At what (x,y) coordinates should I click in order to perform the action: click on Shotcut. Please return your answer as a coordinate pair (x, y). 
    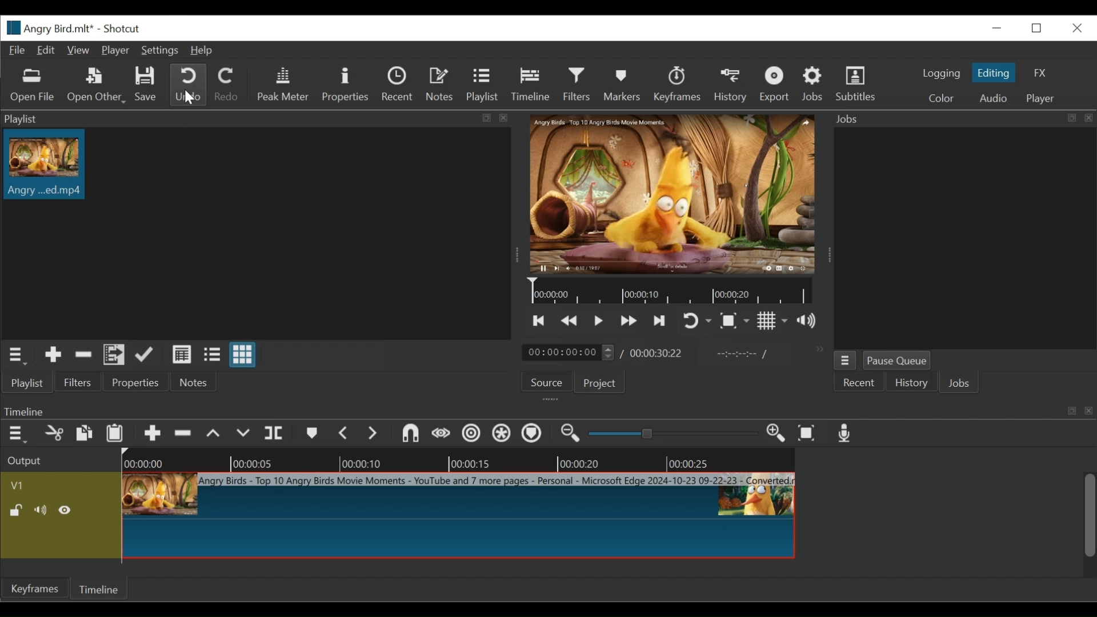
    Looking at the image, I should click on (119, 29).